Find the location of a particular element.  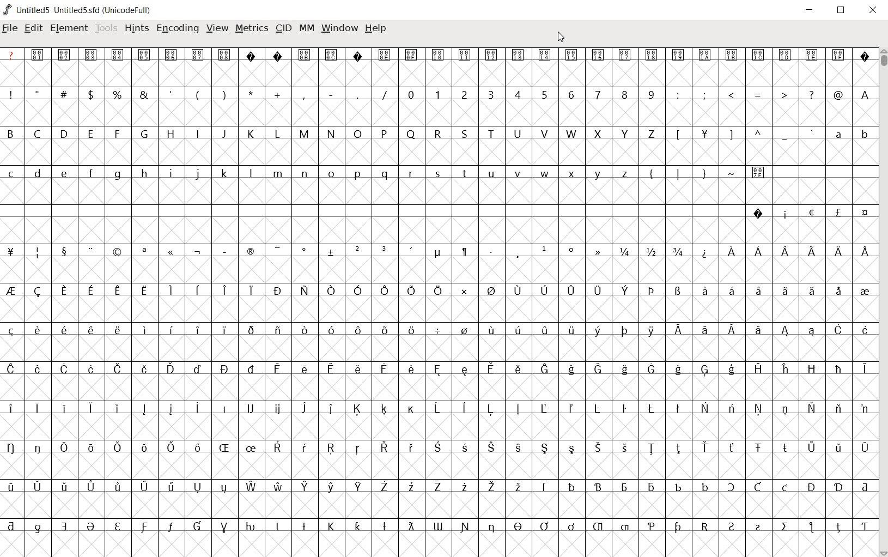

Symbol is located at coordinates (812, 369).